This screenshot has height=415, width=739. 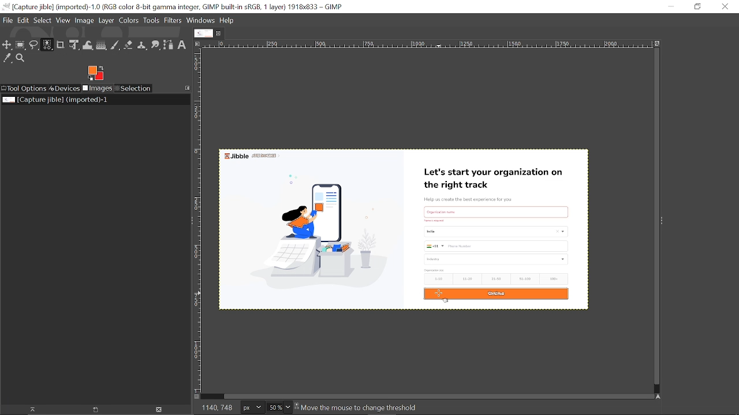 What do you see at coordinates (274, 408) in the screenshot?
I see `Current zoom` at bounding box center [274, 408].